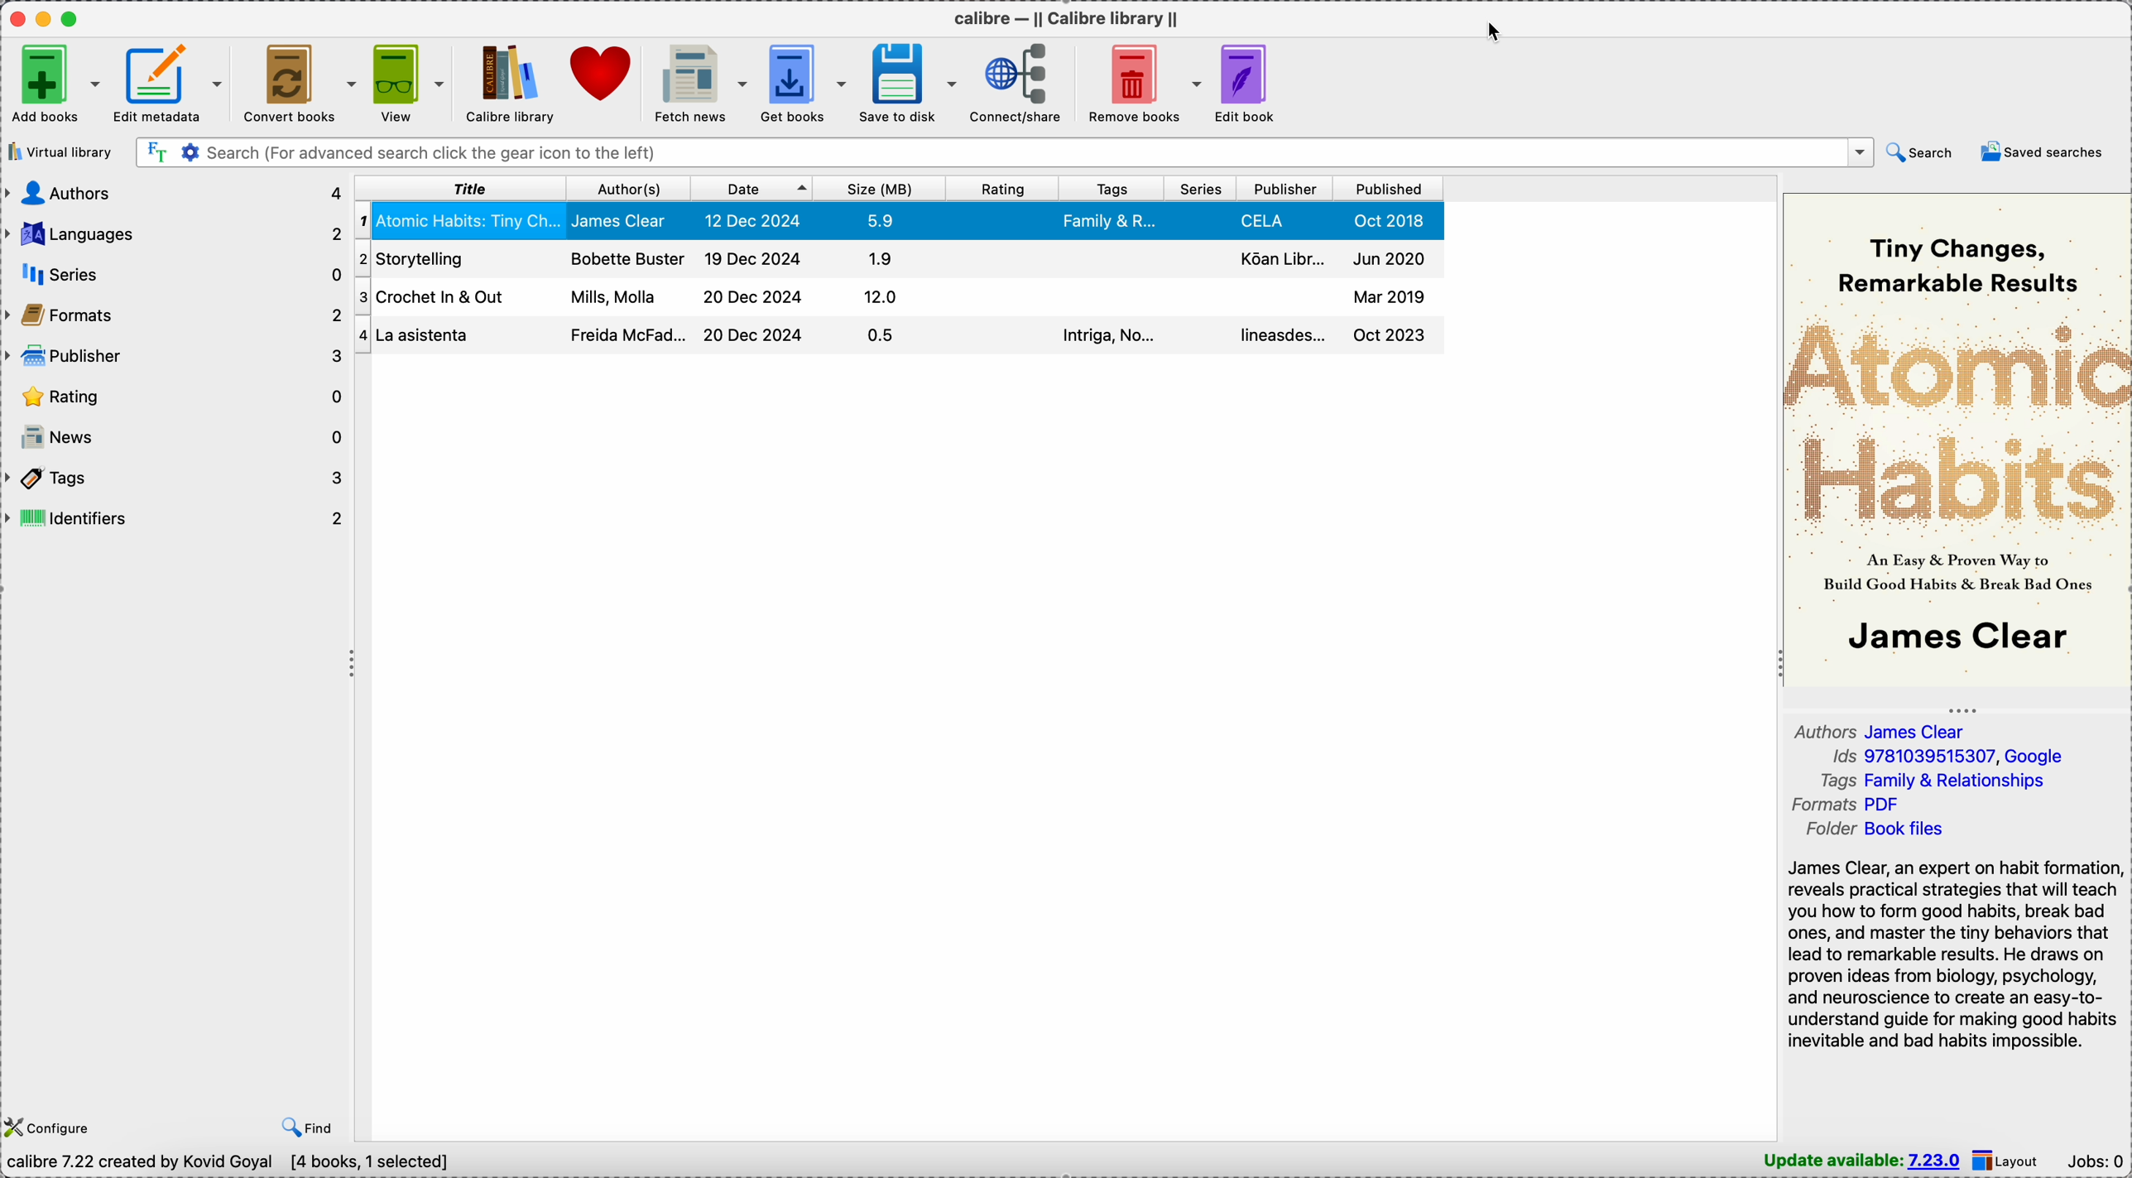  I want to click on maximize program, so click(73, 18).